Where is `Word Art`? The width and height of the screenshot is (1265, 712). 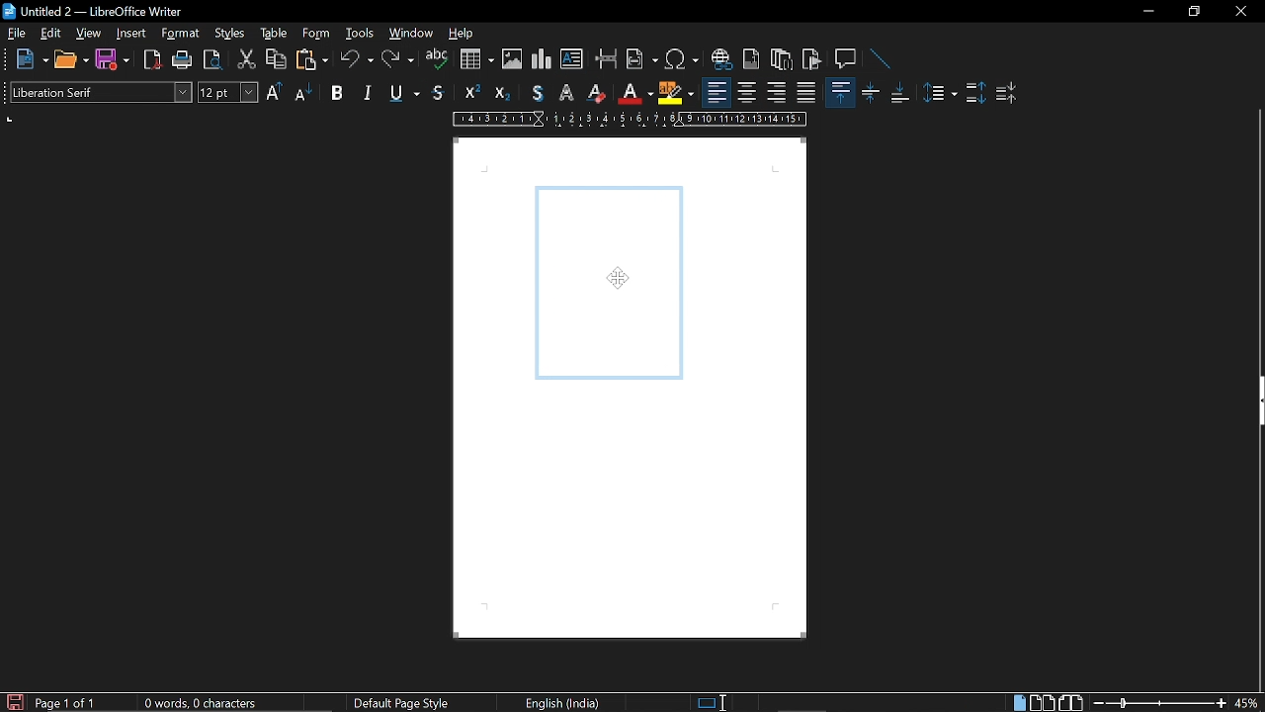 Word Art is located at coordinates (566, 93).